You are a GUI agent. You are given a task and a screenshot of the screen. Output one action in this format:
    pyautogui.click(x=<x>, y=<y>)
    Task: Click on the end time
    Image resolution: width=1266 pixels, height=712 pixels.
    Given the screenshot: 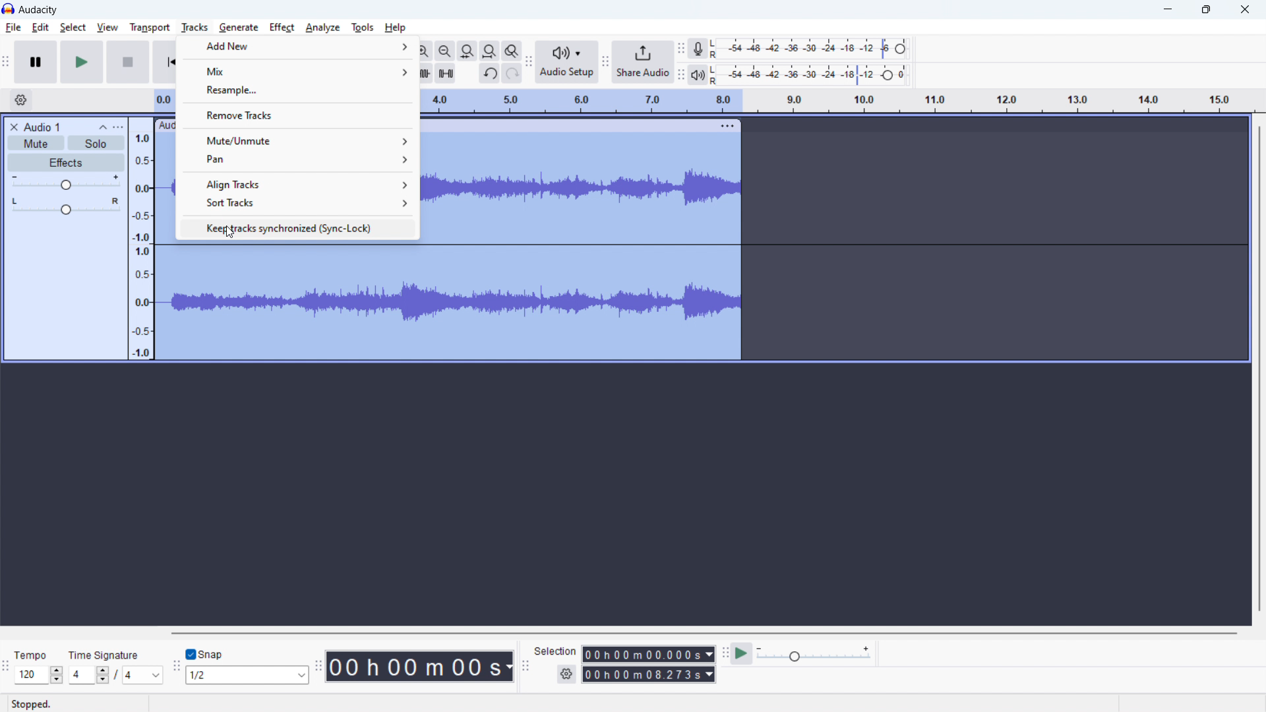 What is the action you would take?
    pyautogui.click(x=648, y=674)
    